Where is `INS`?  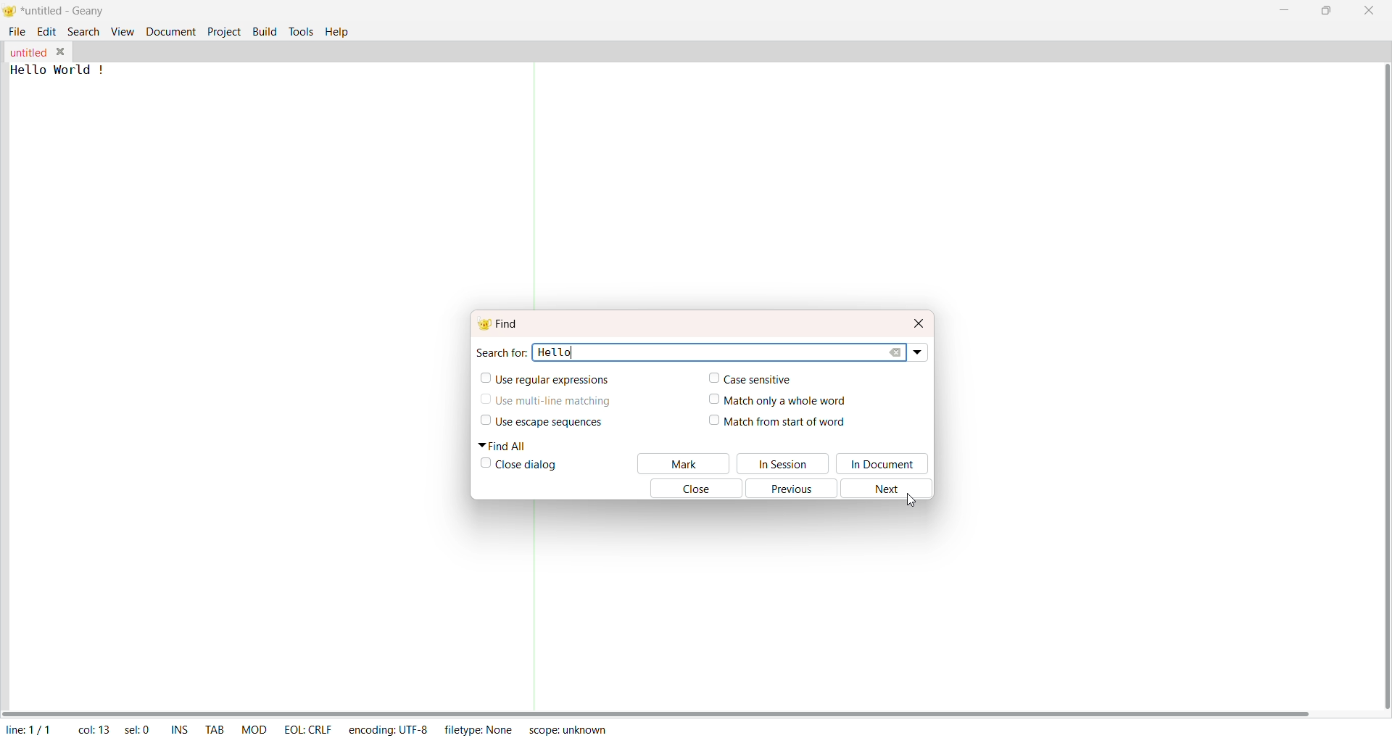
INS is located at coordinates (177, 728).